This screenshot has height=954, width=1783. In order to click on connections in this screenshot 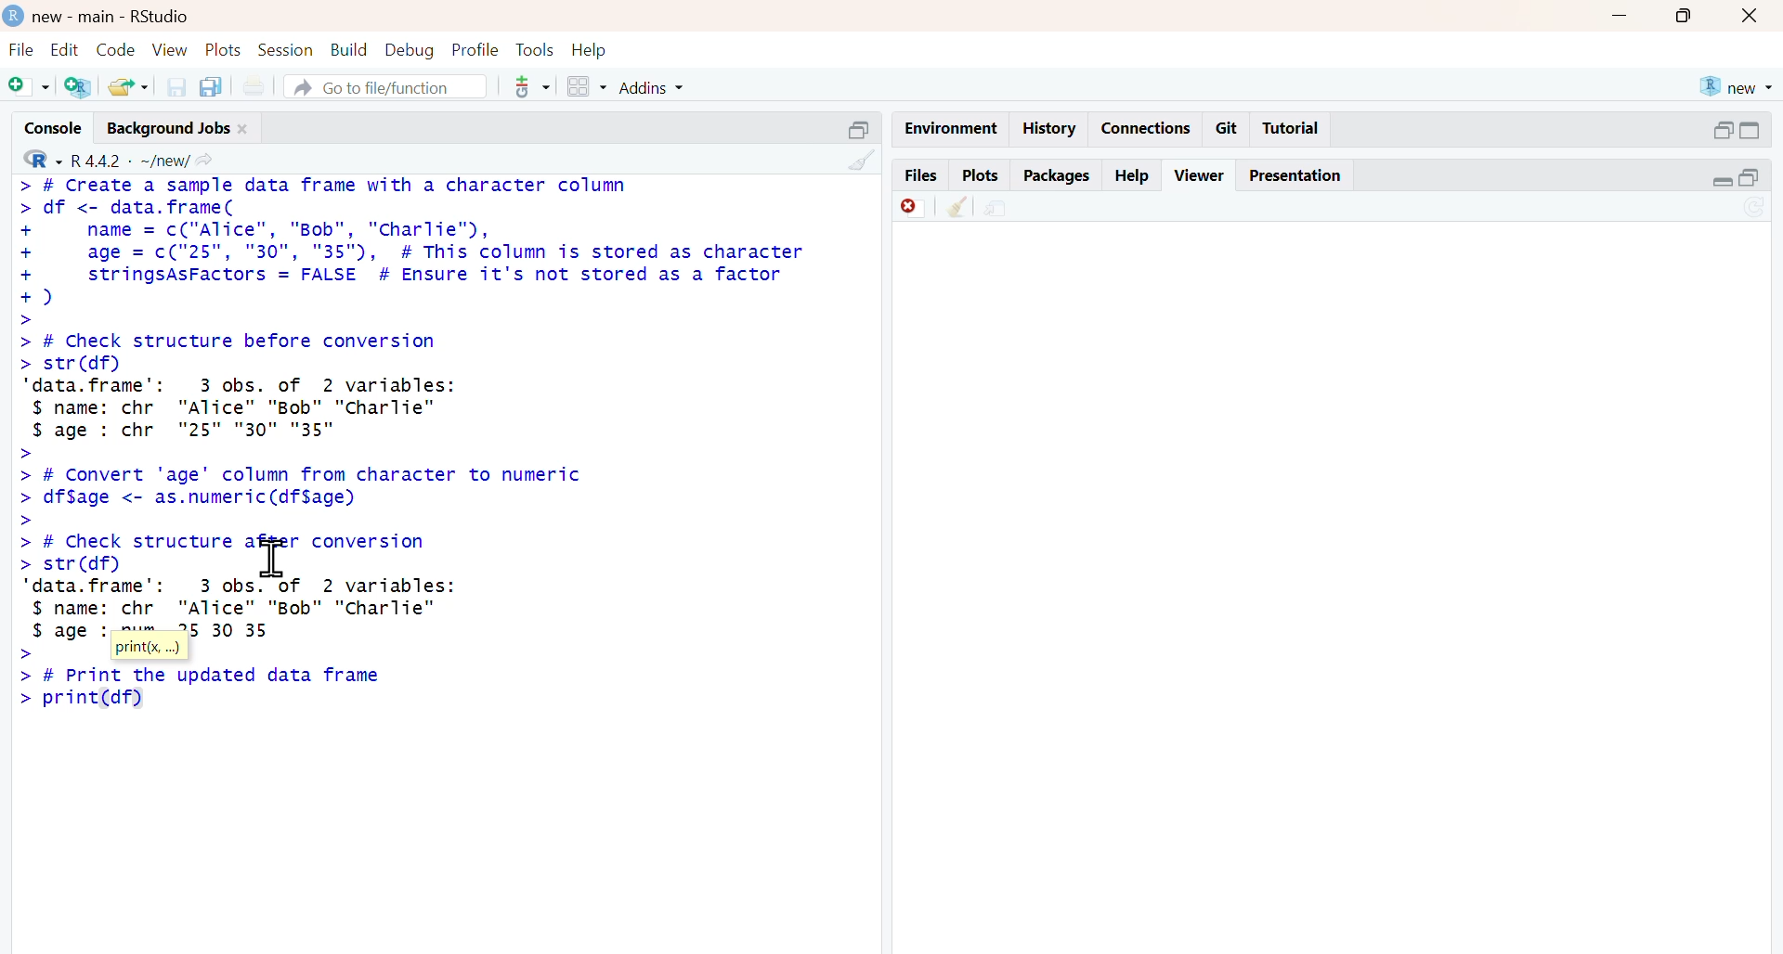, I will do `click(1148, 128)`.